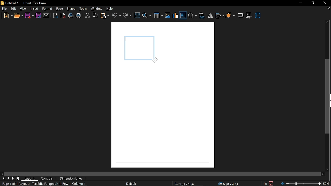  What do you see at coordinates (312, 3) in the screenshot?
I see `restore down` at bounding box center [312, 3].